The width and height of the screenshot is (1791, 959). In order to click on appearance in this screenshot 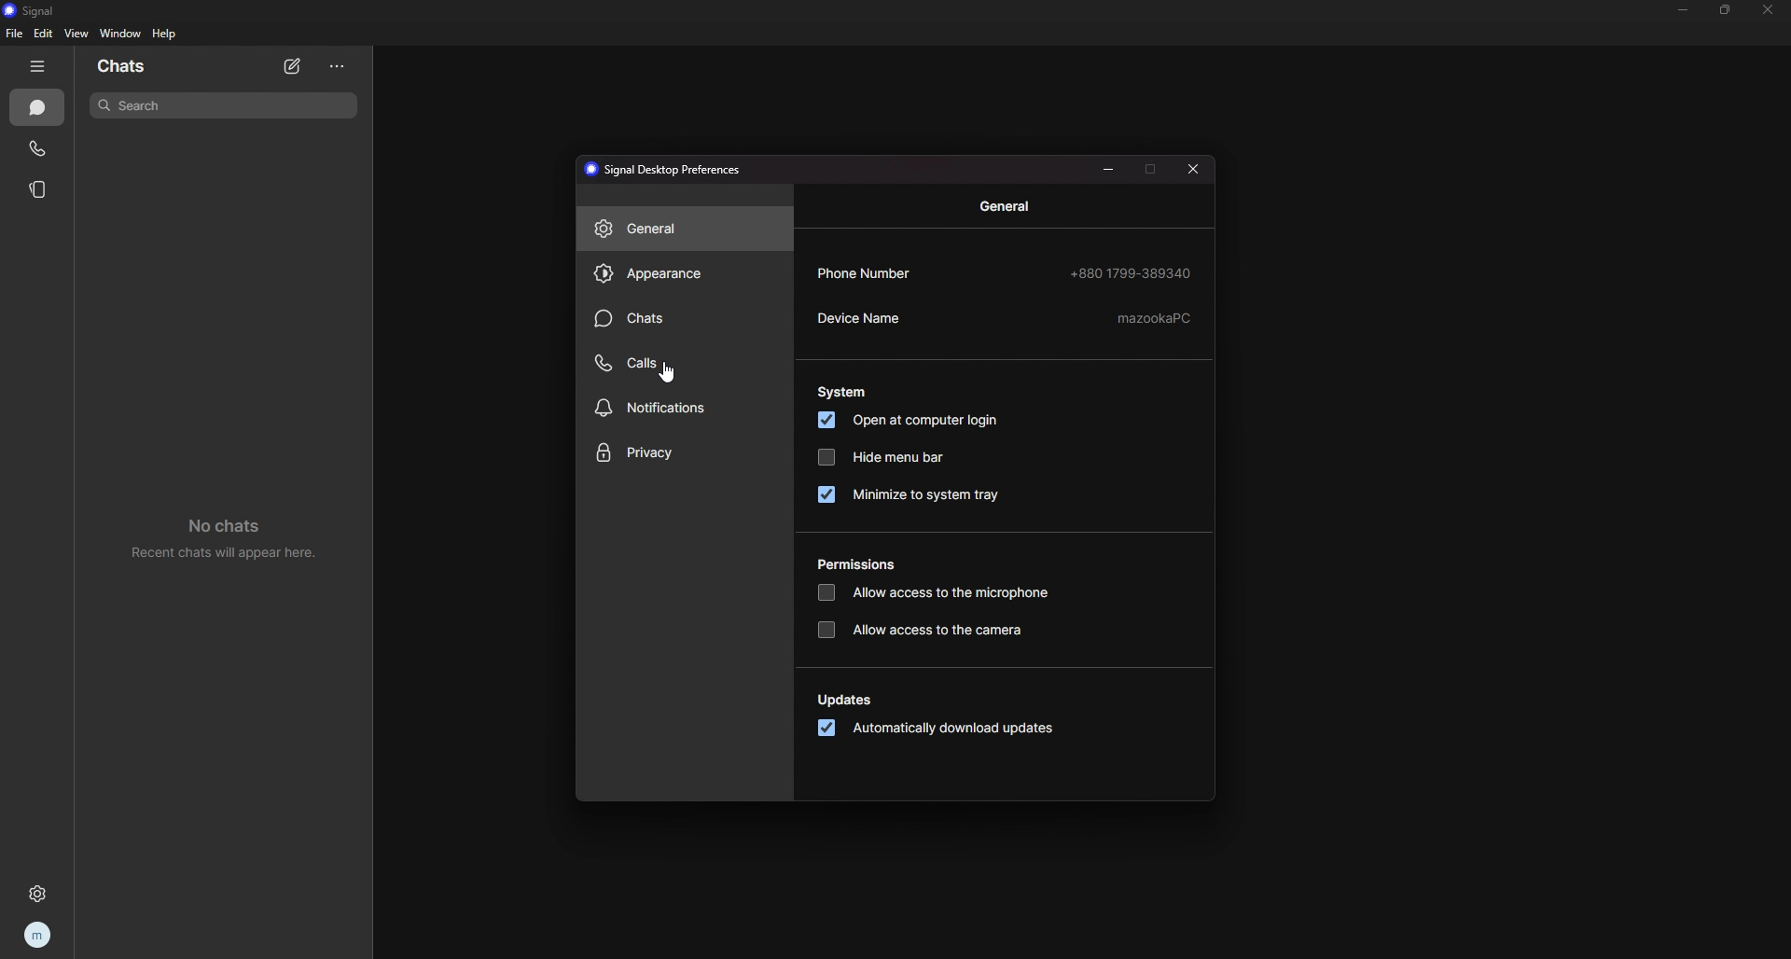, I will do `click(681, 274)`.